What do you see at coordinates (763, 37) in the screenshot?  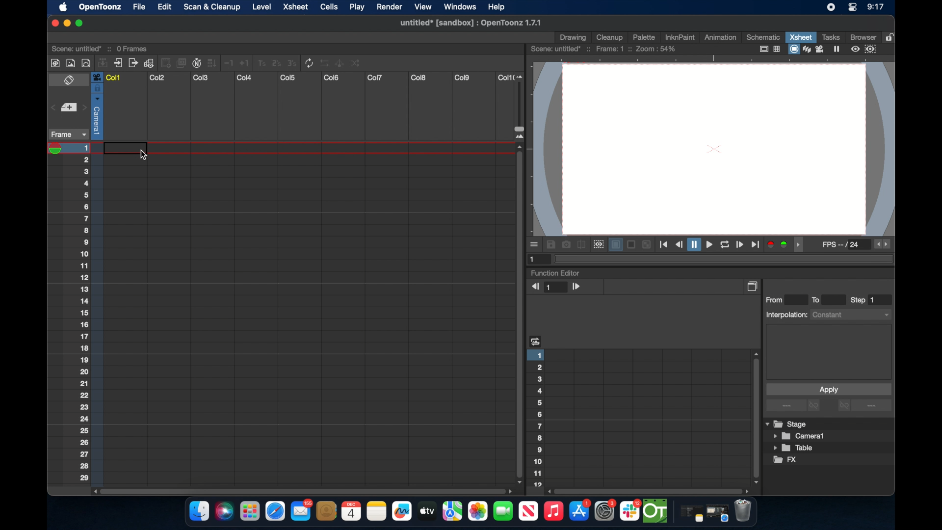 I see `schematic` at bounding box center [763, 37].